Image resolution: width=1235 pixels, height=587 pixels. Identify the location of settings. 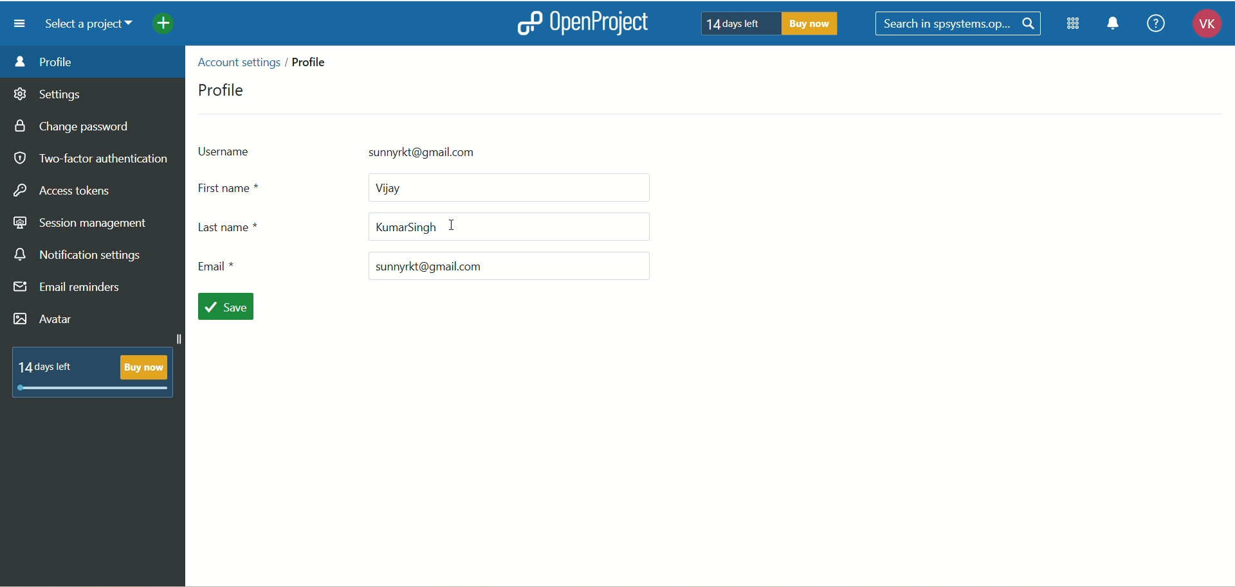
(48, 96).